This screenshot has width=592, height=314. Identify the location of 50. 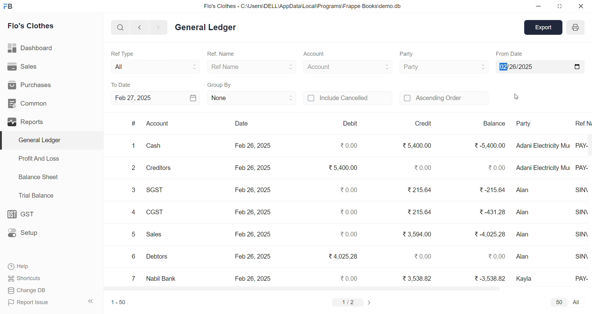
(559, 302).